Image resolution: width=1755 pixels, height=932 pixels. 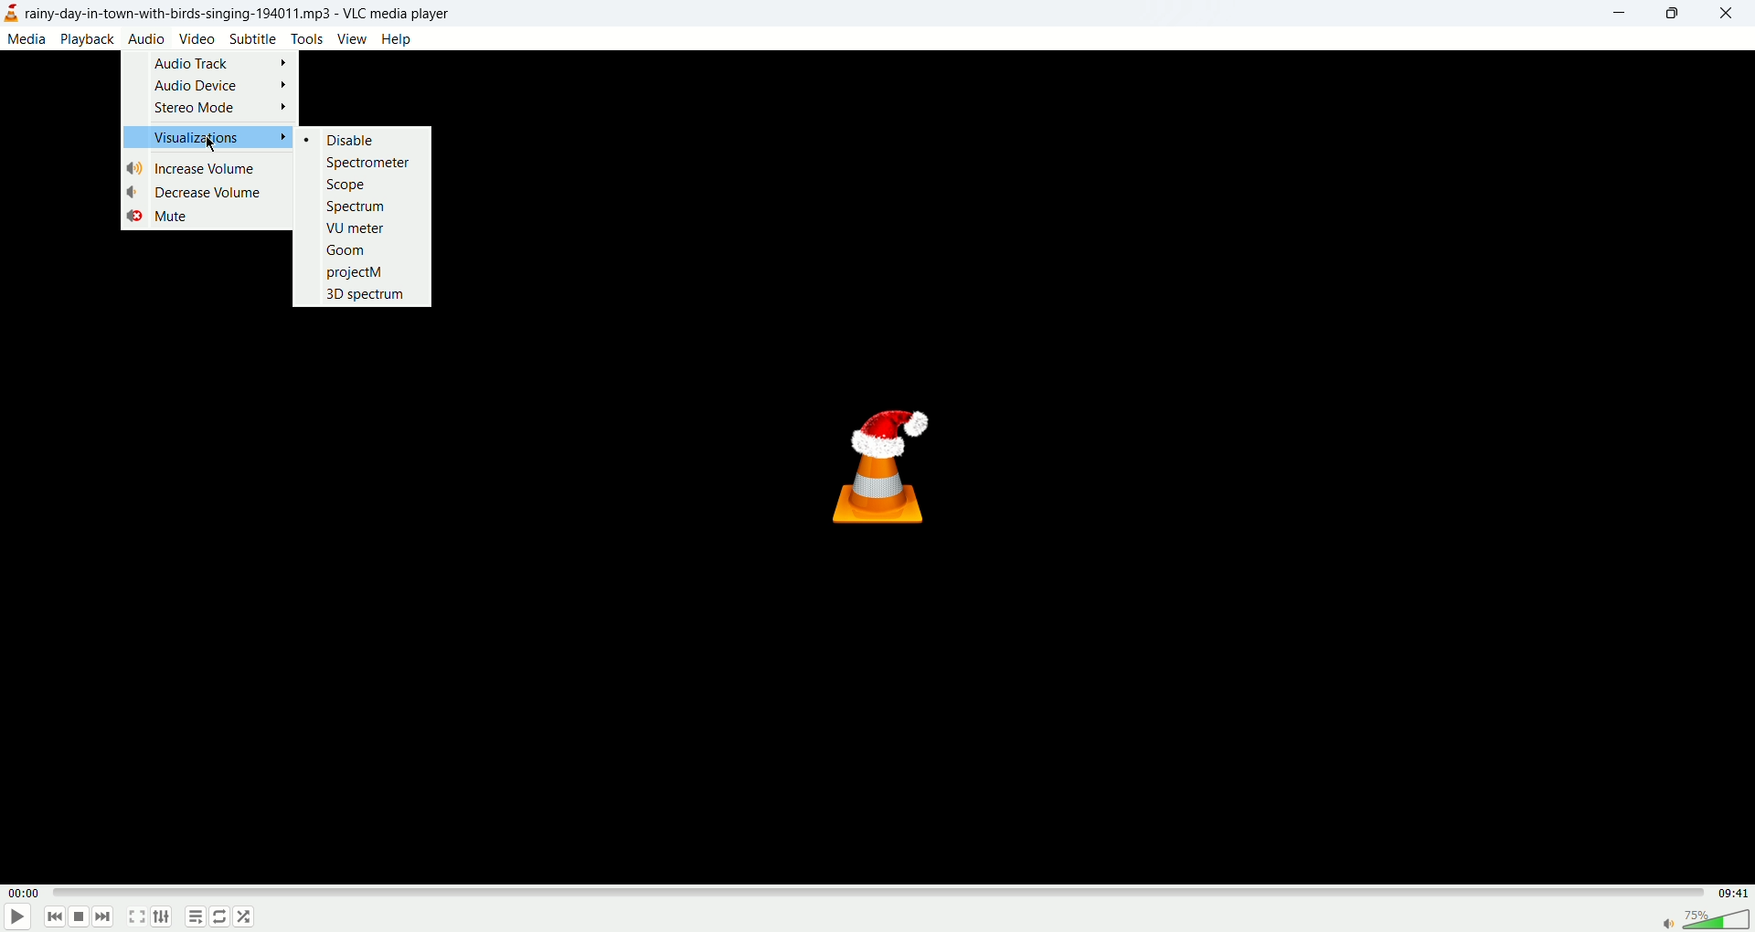 What do you see at coordinates (211, 109) in the screenshot?
I see `Stereo Mode` at bounding box center [211, 109].